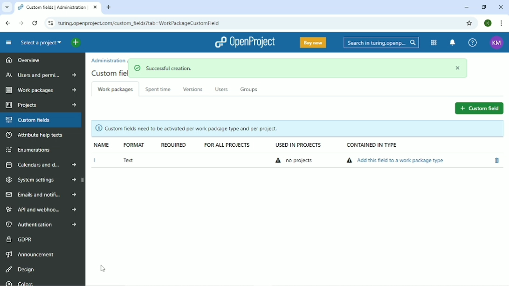  What do you see at coordinates (58, 8) in the screenshot?
I see `New custom field | Administration` at bounding box center [58, 8].